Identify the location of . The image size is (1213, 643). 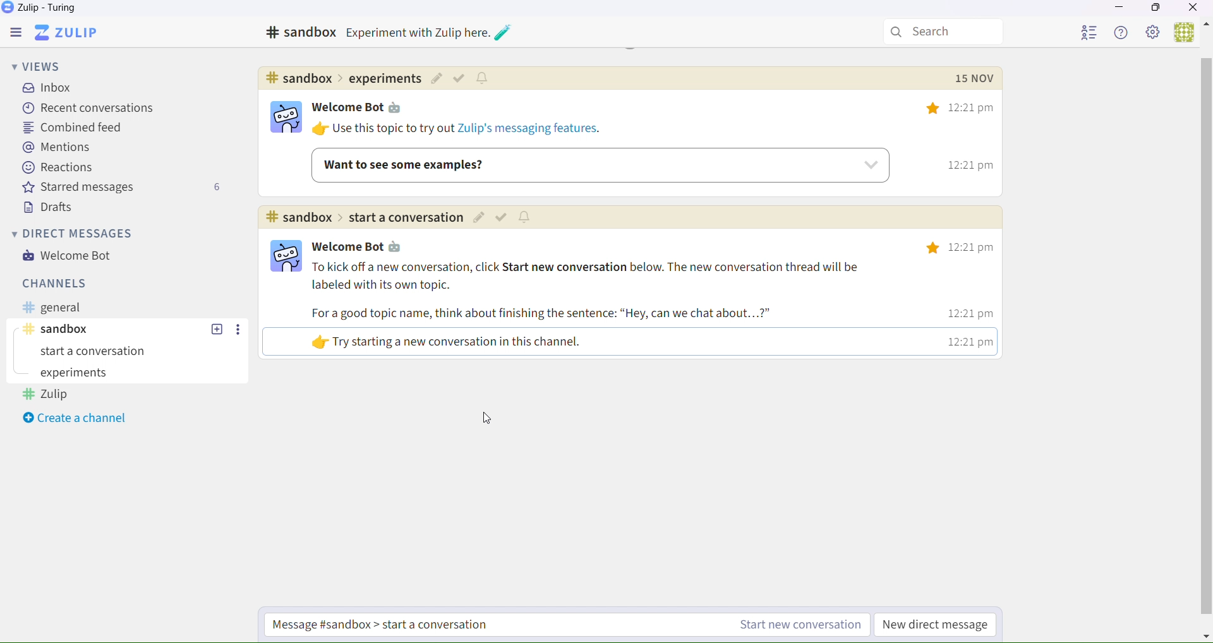
(343, 78).